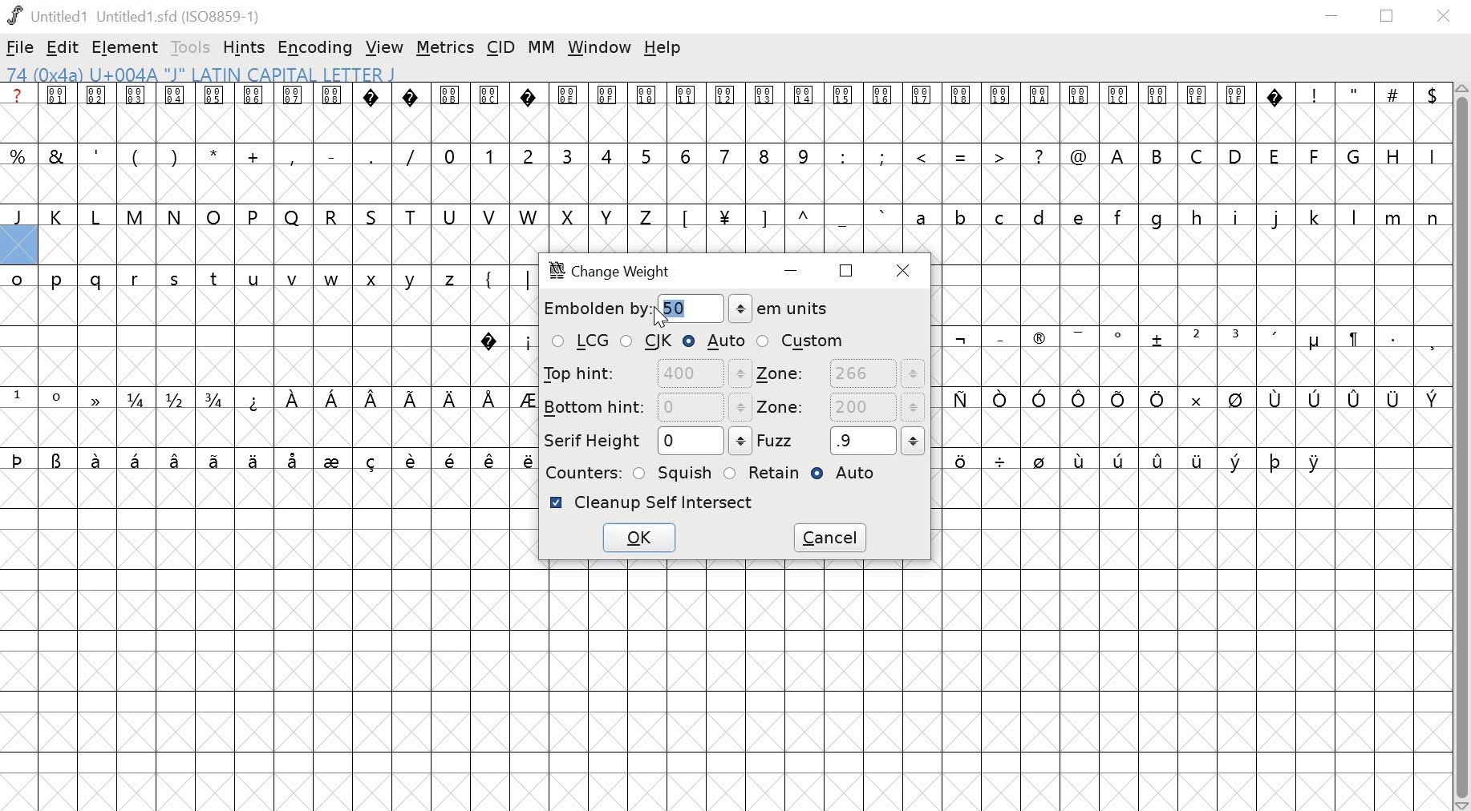 Image resolution: width=1471 pixels, height=811 pixels. I want to click on symbols, so click(504, 341).